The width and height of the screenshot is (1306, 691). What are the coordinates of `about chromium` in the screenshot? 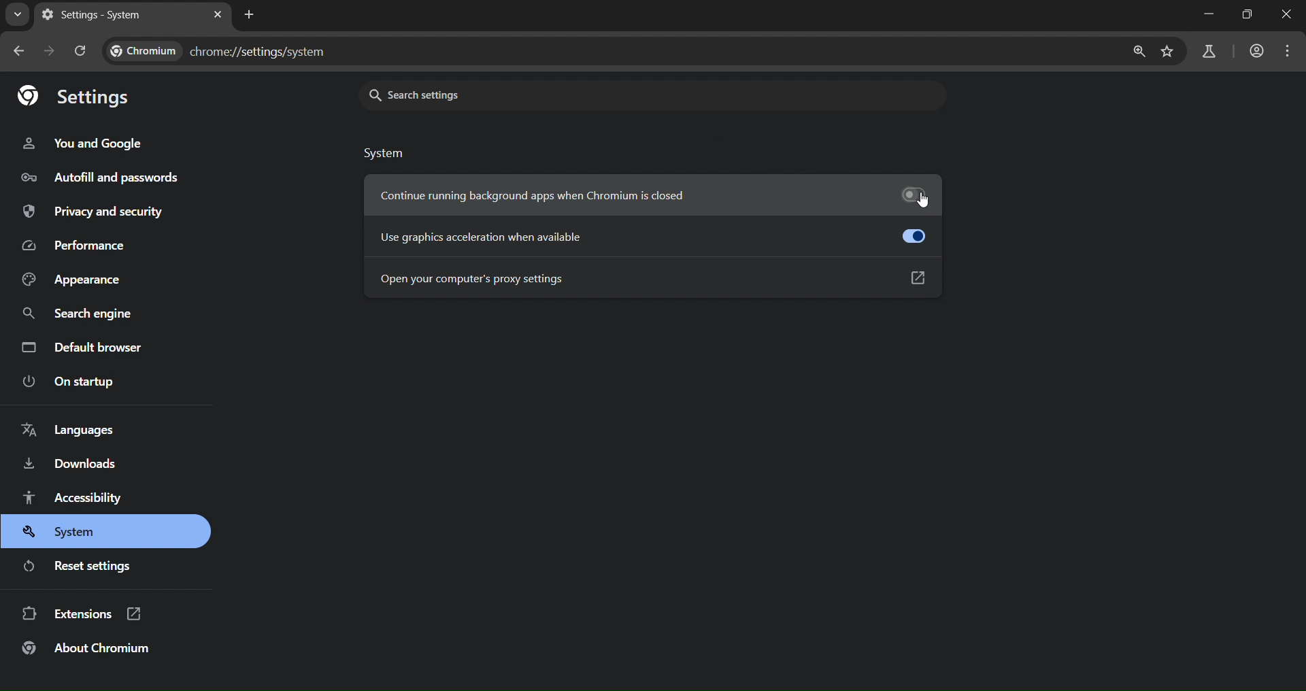 It's located at (90, 650).